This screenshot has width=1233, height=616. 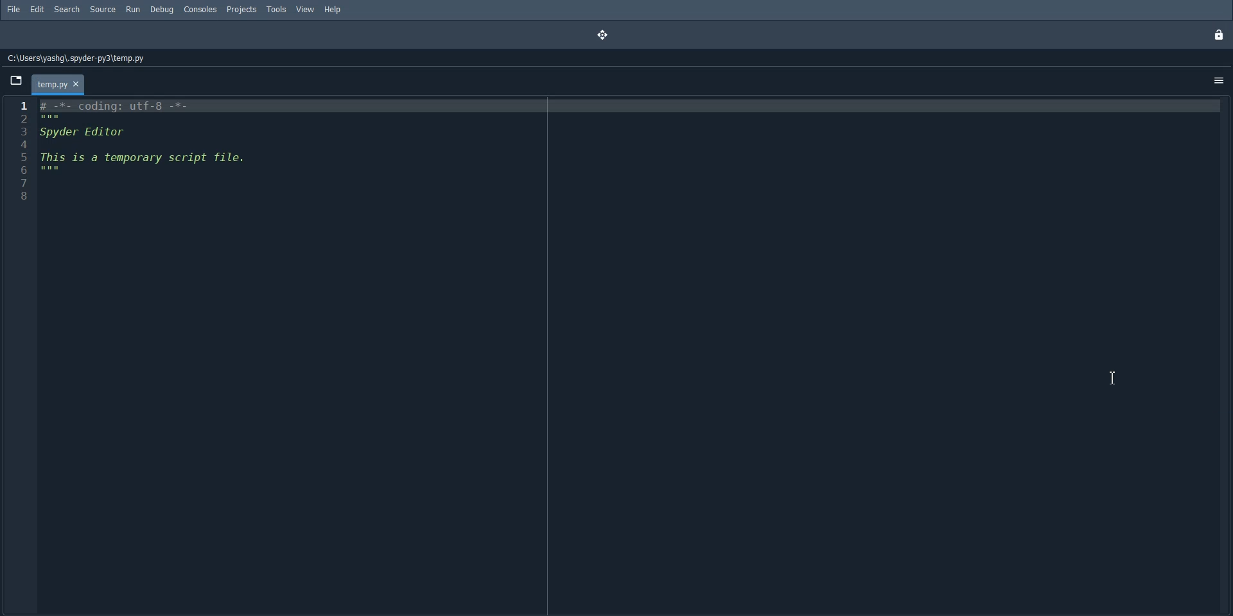 I want to click on Text Cursor, so click(x=1114, y=379).